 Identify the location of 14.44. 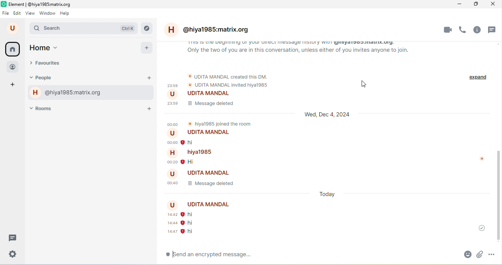
(169, 223).